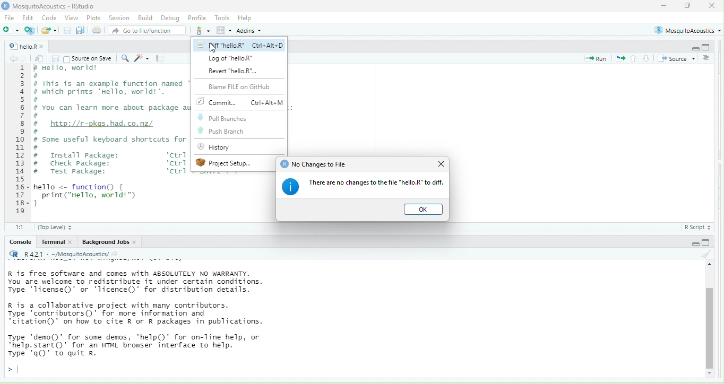 This screenshot has height=384, width=724. Describe the element at coordinates (689, 6) in the screenshot. I see `maximize` at that location.